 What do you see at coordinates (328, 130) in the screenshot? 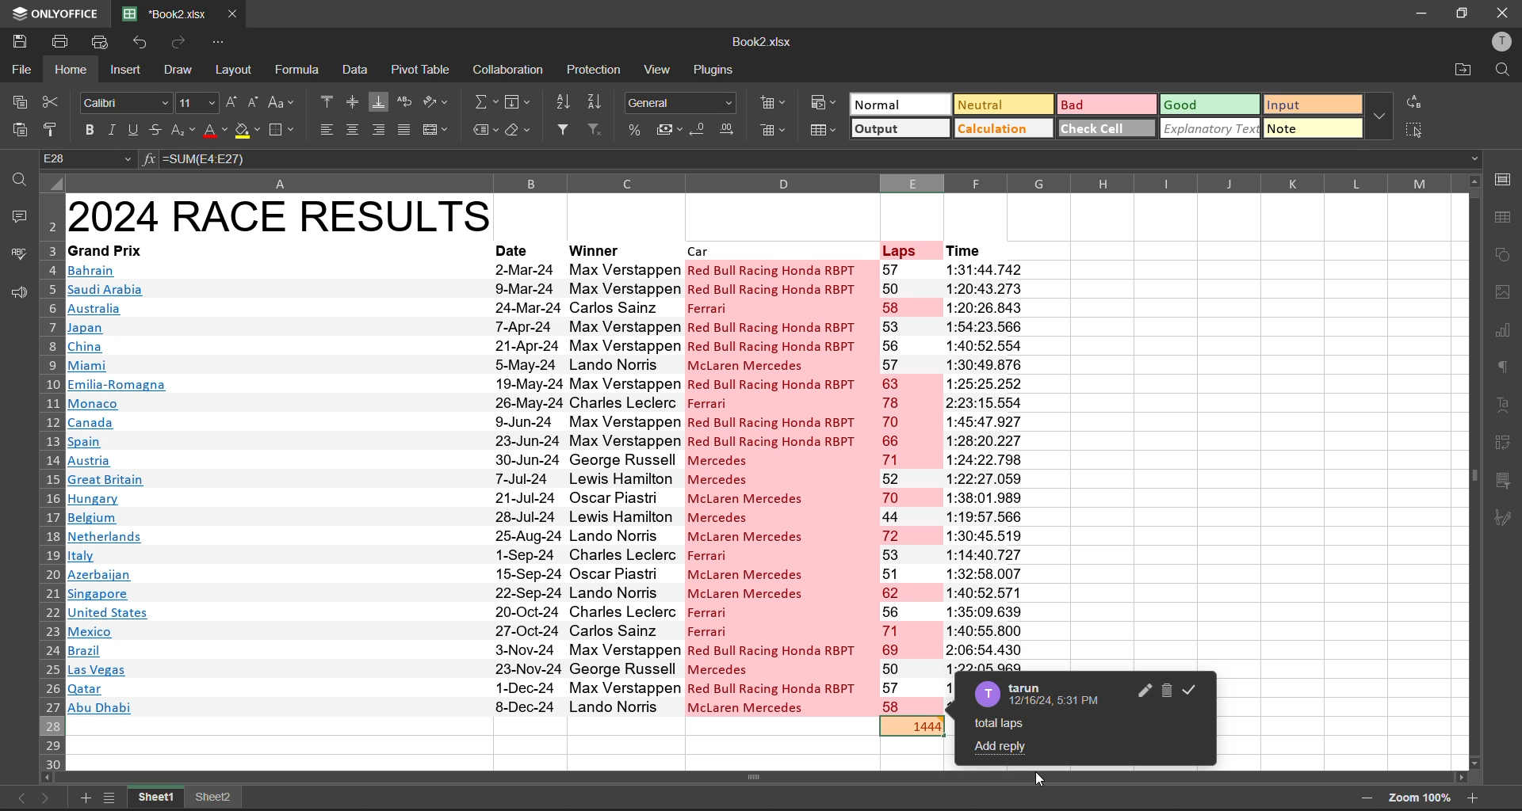
I see `align left` at bounding box center [328, 130].